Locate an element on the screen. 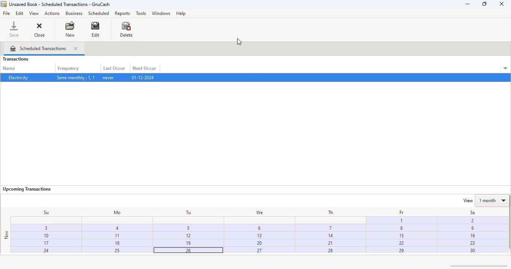 This screenshot has width=511, height=269. 25 is located at coordinates (113, 250).